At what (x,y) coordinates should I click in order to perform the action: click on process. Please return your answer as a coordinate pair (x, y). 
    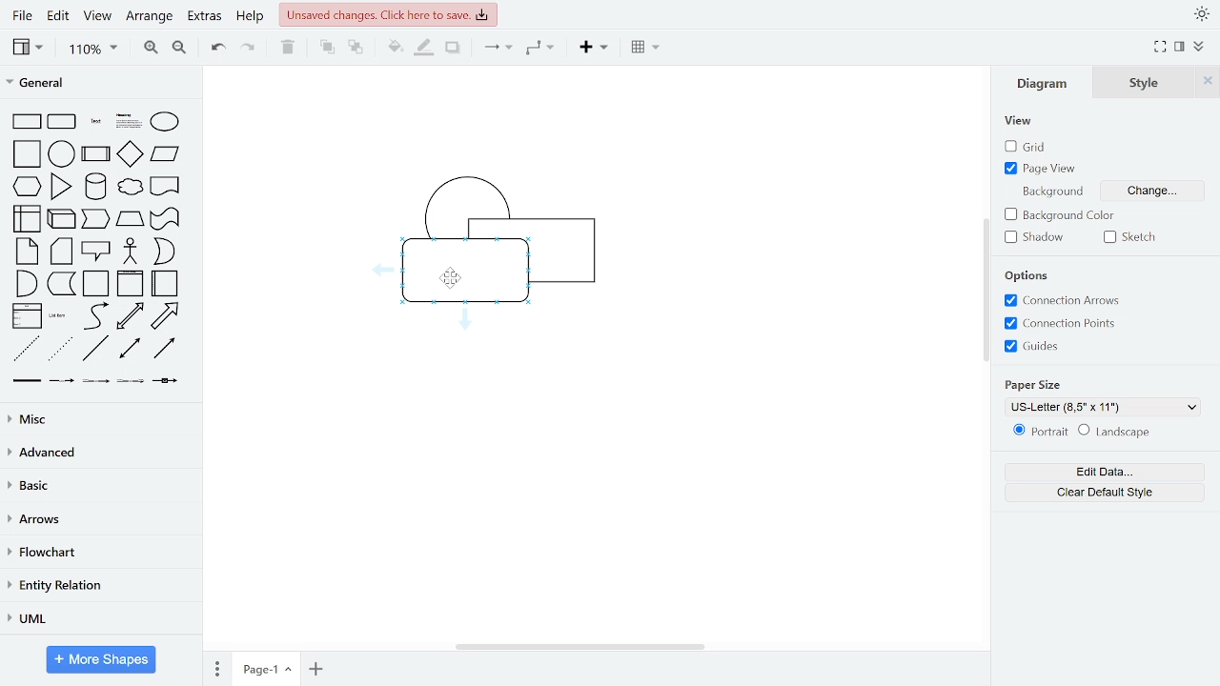
    Looking at the image, I should click on (95, 155).